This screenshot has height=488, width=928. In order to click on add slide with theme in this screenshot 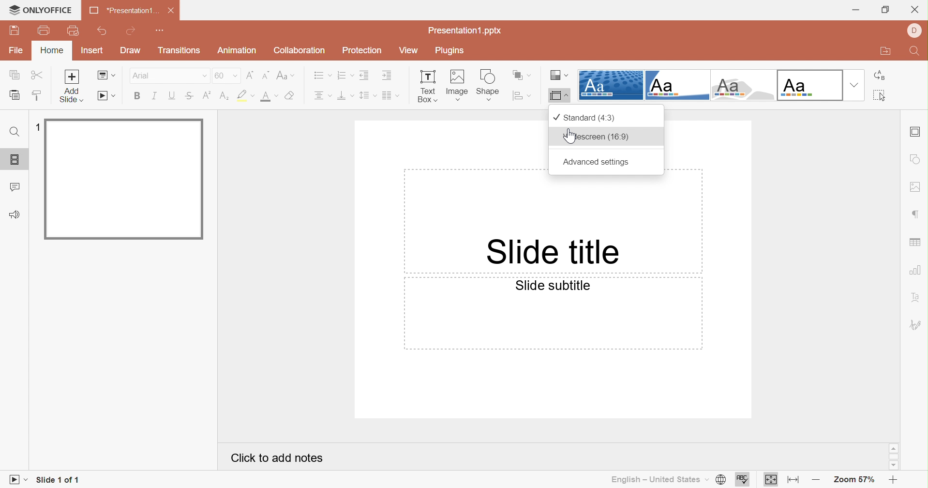, I will do `click(70, 96)`.